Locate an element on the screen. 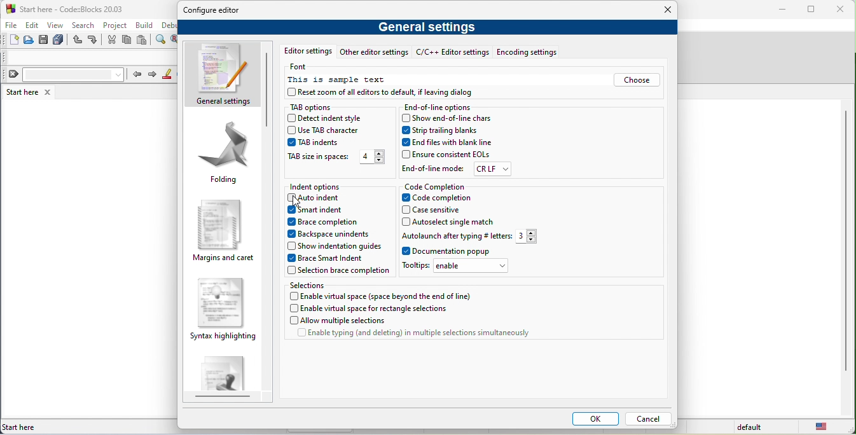 This screenshot has height=435, width=856. default is located at coordinates (745, 428).